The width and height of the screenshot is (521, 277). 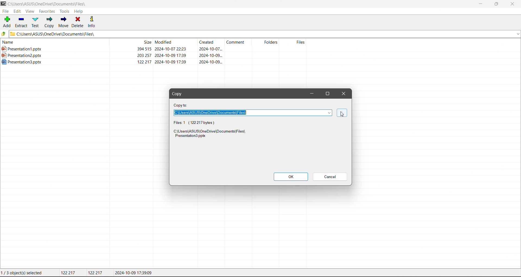 What do you see at coordinates (312, 94) in the screenshot?
I see `Minimize` at bounding box center [312, 94].